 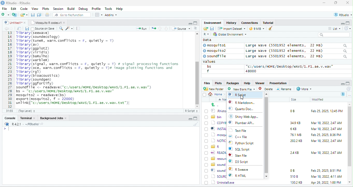 What do you see at coordinates (215, 89) in the screenshot?
I see `New Folder` at bounding box center [215, 89].